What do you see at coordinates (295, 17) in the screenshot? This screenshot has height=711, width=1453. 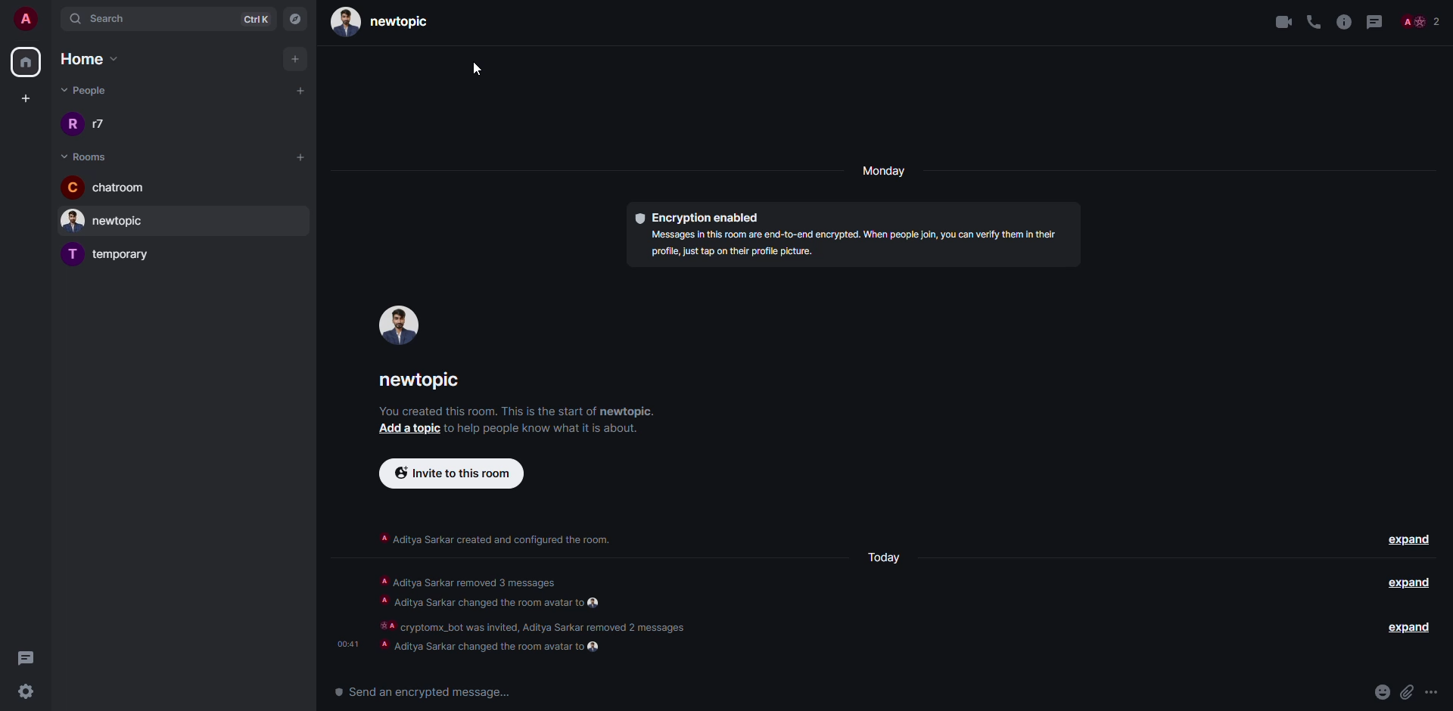 I see `navigator` at bounding box center [295, 17].